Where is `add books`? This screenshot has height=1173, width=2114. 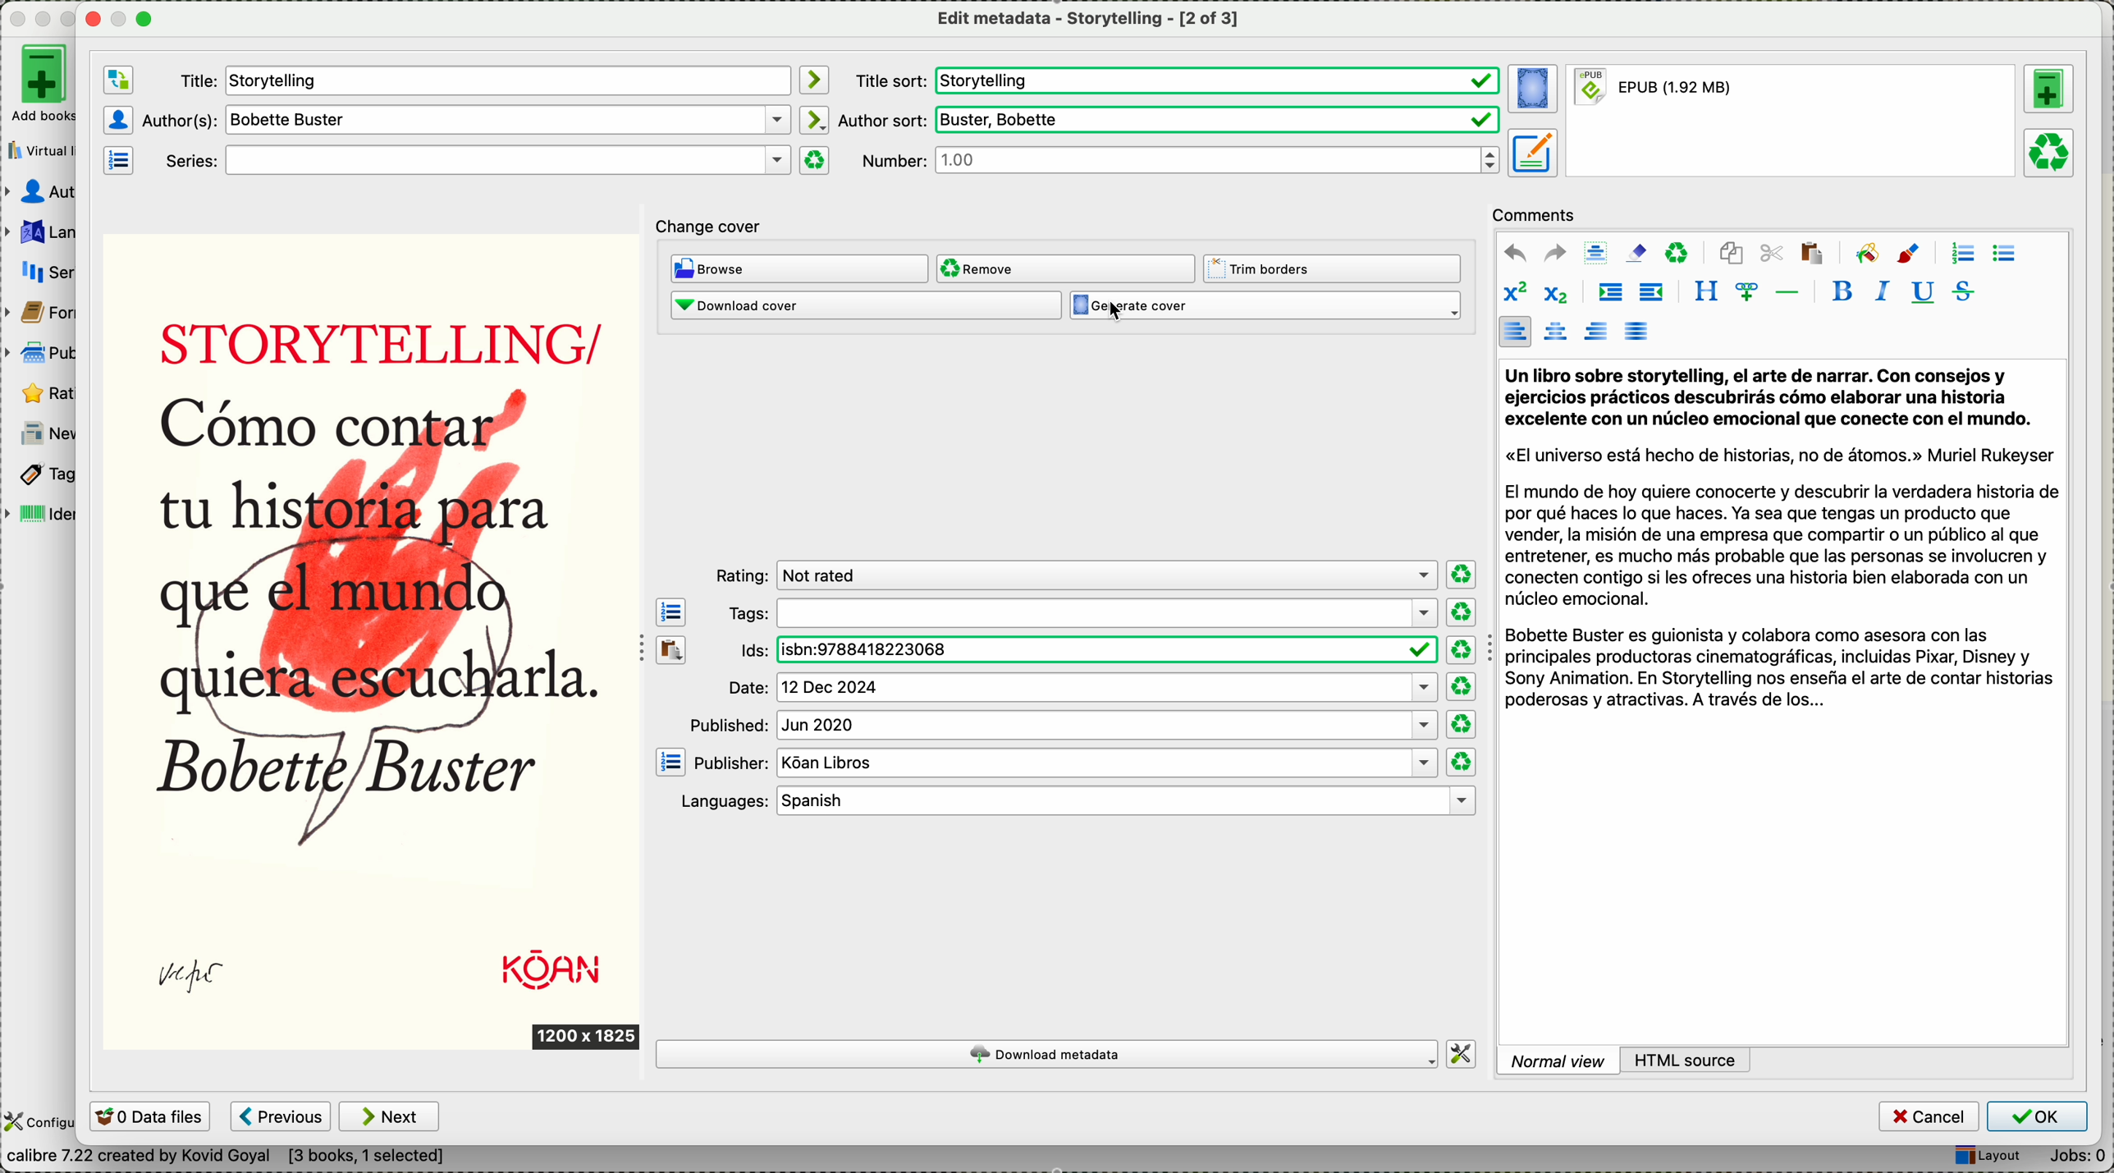 add books is located at coordinates (45, 86).